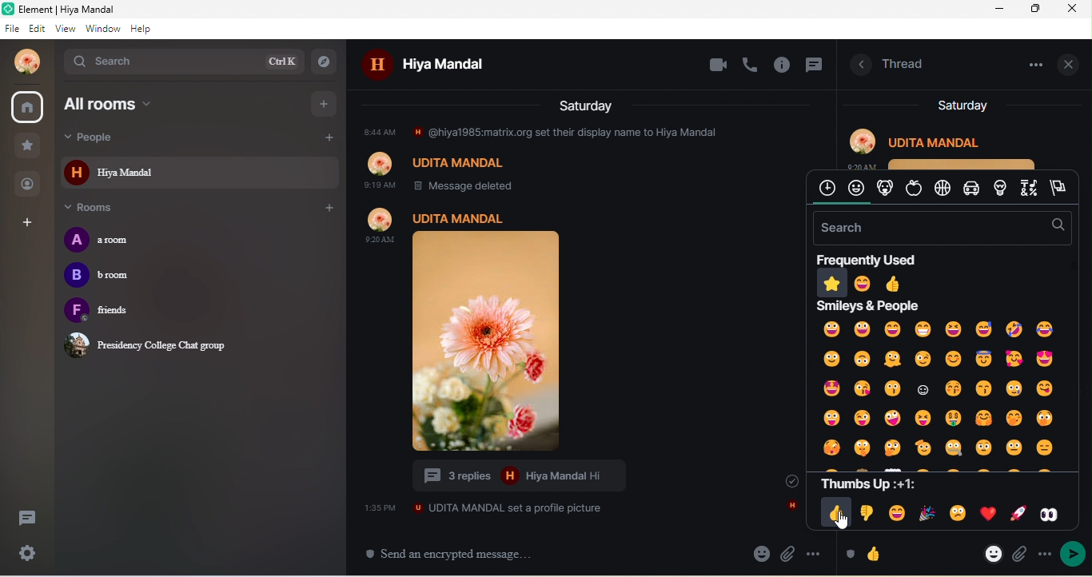 Image resolution: width=1092 pixels, height=577 pixels. I want to click on maximize, so click(1037, 9).